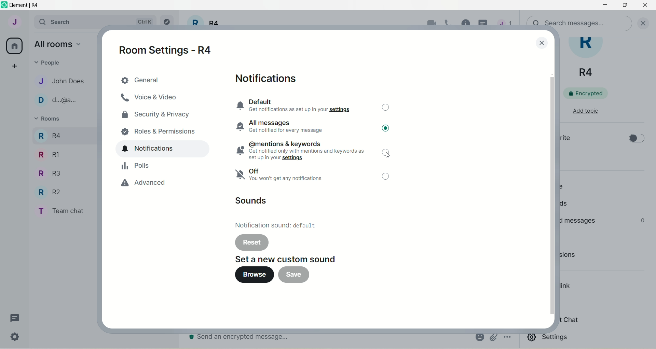  I want to click on settings, so click(16, 338).